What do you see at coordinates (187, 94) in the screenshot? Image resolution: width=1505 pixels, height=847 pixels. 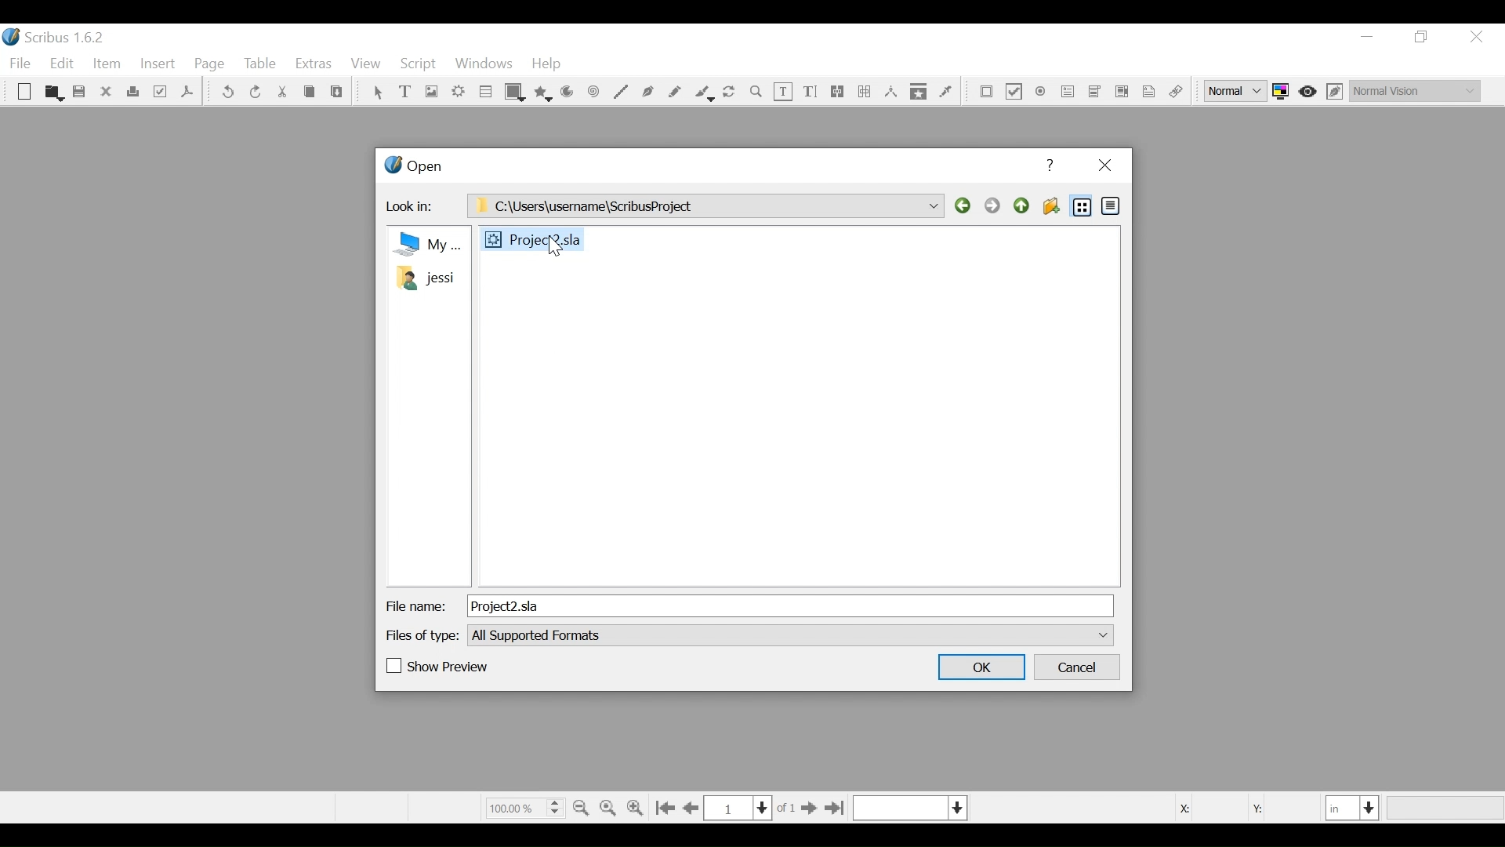 I see `Save as PDF` at bounding box center [187, 94].